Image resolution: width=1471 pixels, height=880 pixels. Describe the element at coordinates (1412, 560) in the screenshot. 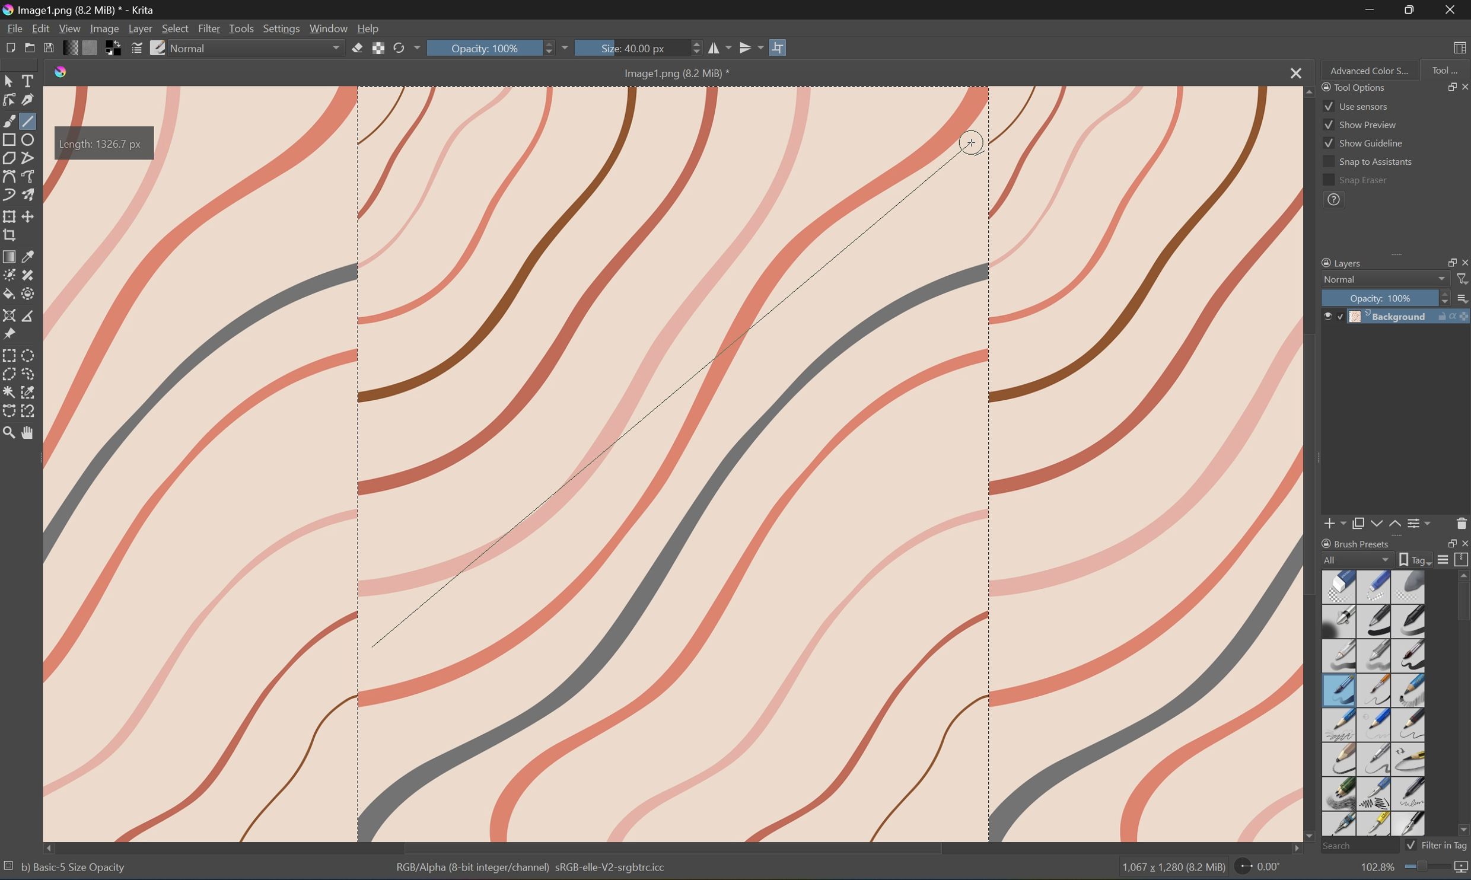

I see `Show the tag box options` at that location.